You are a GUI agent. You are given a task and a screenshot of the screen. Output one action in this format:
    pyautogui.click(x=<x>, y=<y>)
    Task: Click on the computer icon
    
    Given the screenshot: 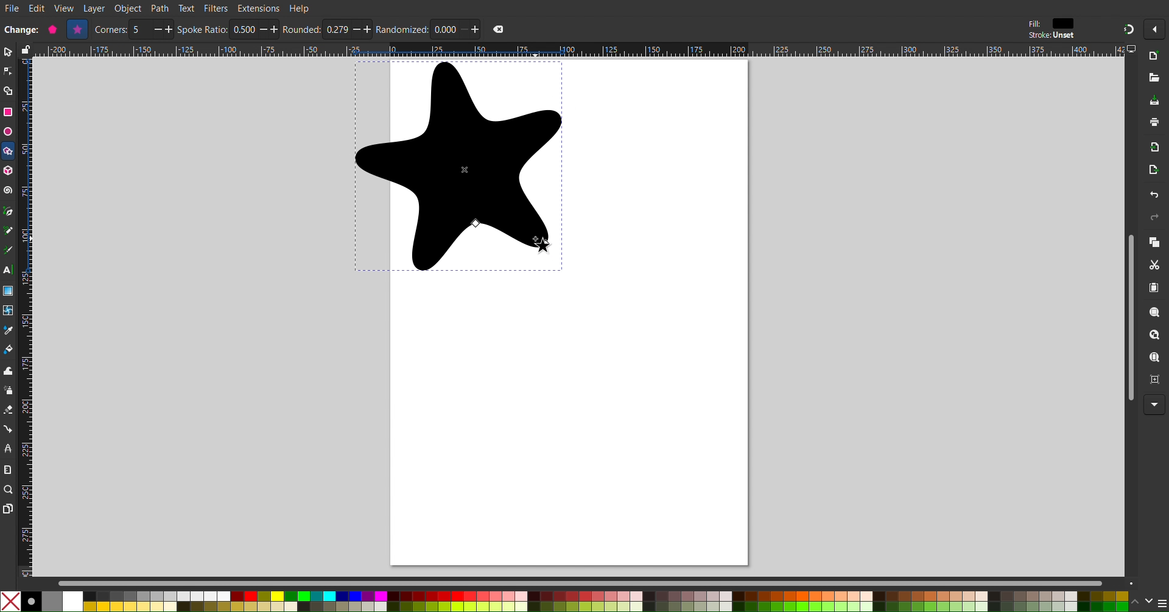 What is the action you would take?
    pyautogui.click(x=1133, y=49)
    